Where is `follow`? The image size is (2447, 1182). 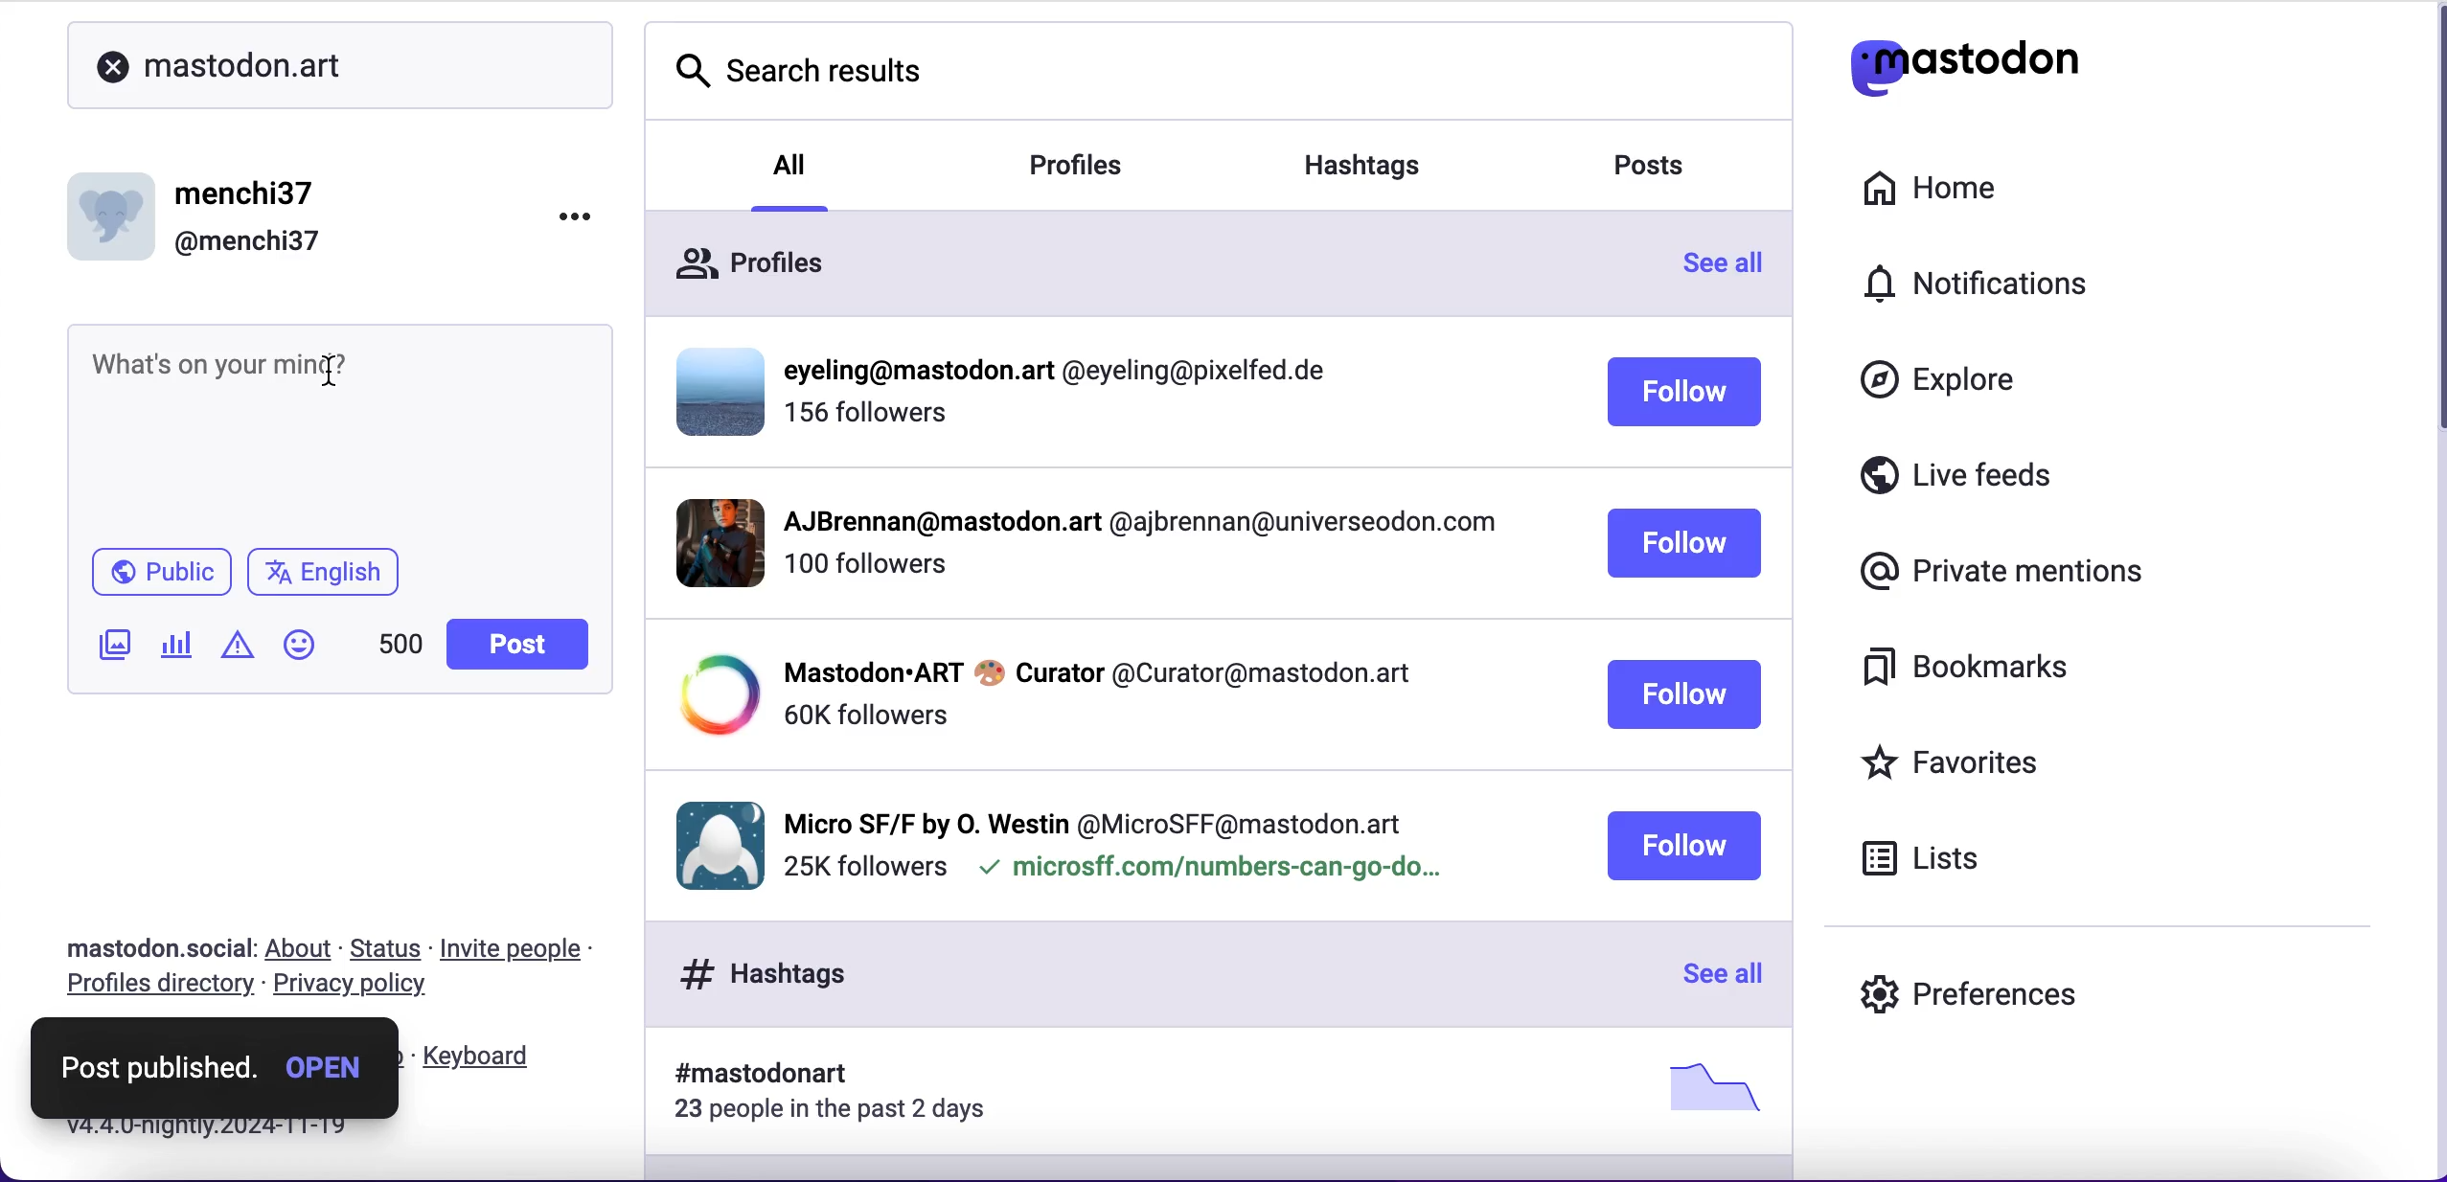 follow is located at coordinates (1682, 846).